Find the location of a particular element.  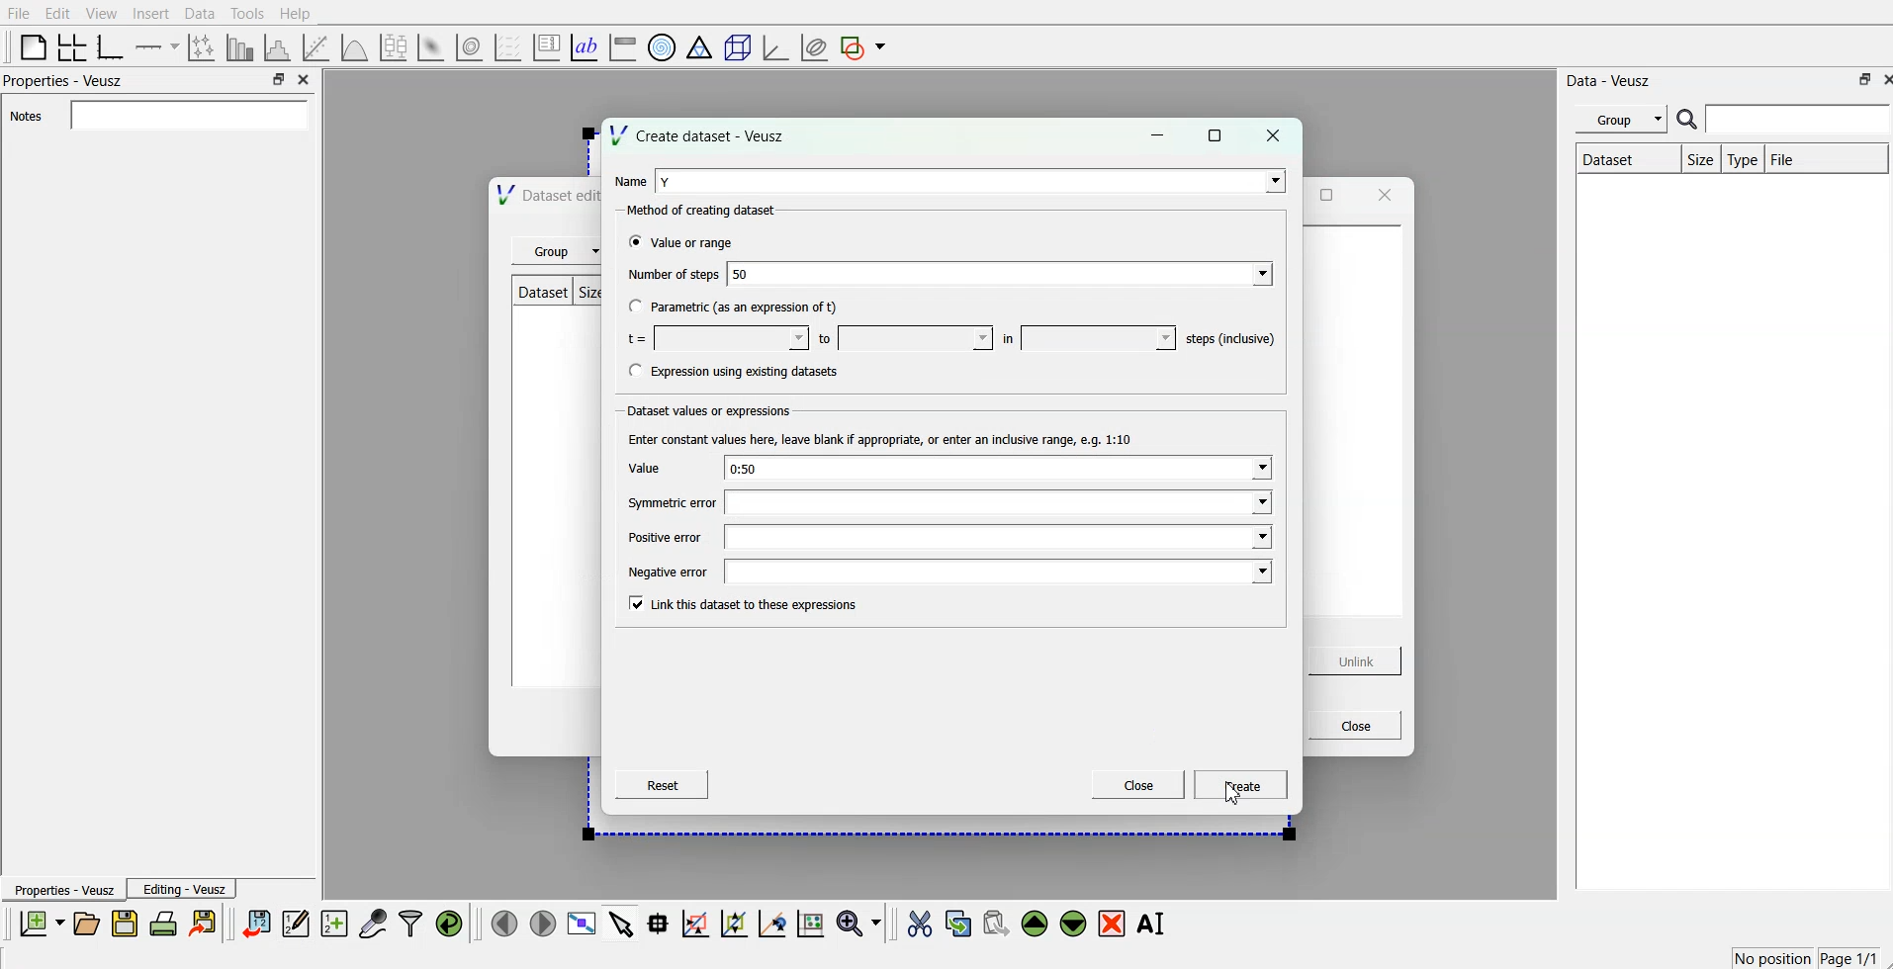

close is located at coordinates (1276, 135).